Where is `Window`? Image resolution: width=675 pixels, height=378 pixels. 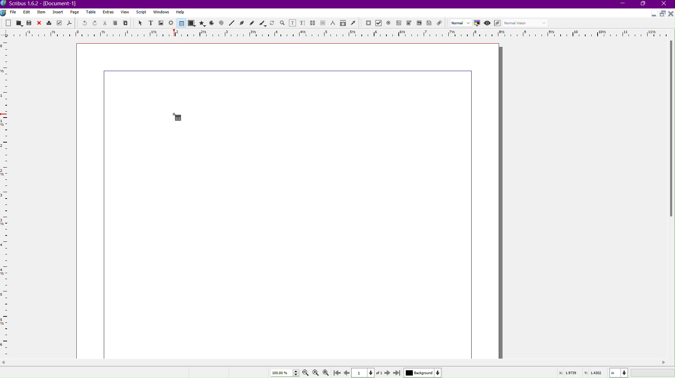 Window is located at coordinates (160, 13).